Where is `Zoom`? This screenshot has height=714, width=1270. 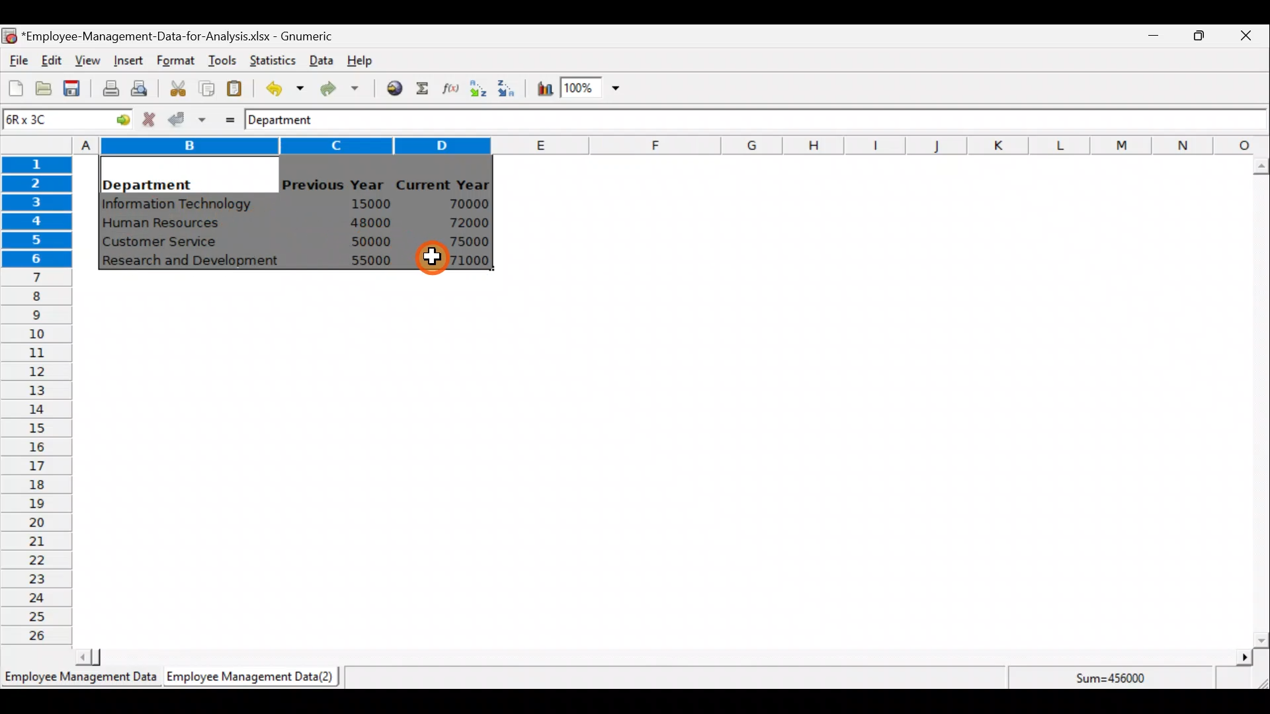
Zoom is located at coordinates (592, 90).